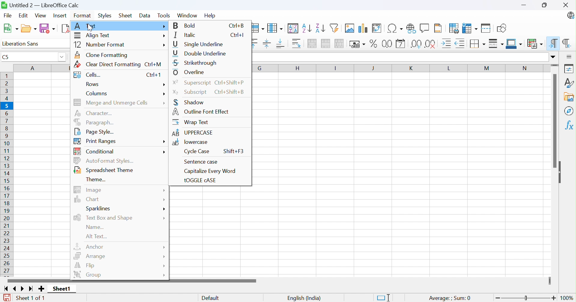 The width and height of the screenshot is (576, 302). What do you see at coordinates (87, 74) in the screenshot?
I see `Cells` at bounding box center [87, 74].